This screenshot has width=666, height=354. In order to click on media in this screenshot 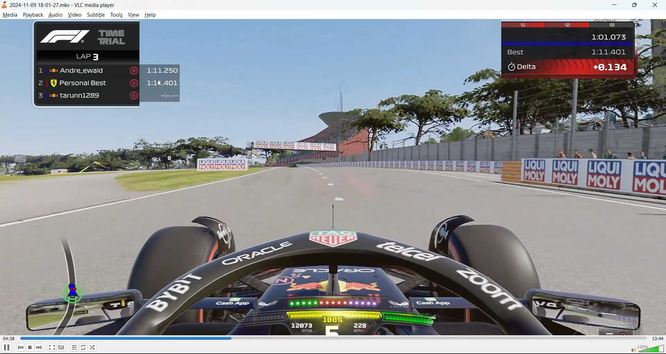, I will do `click(9, 15)`.